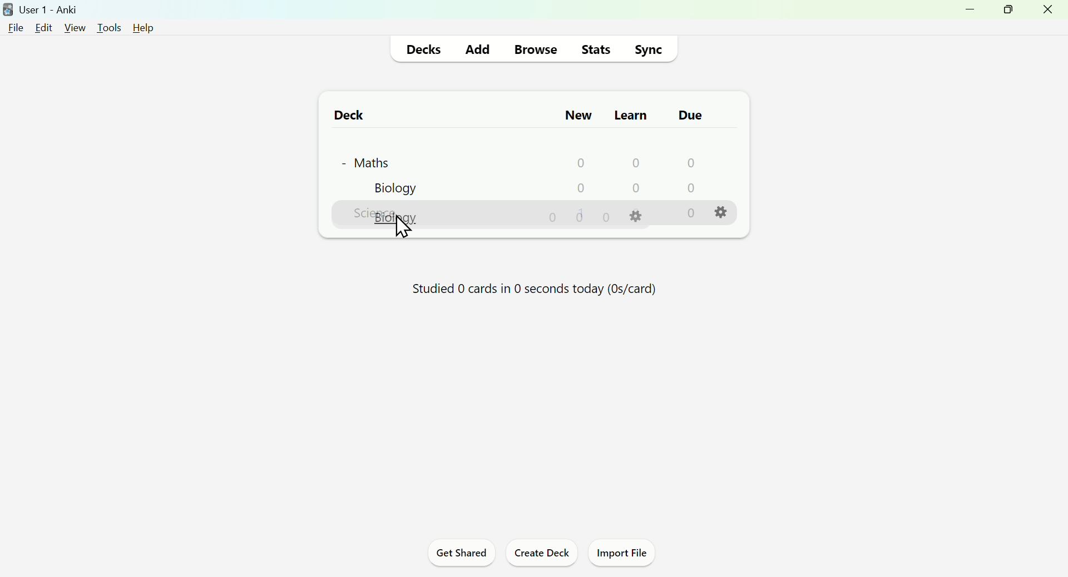 This screenshot has width=1068, height=577. I want to click on Get Shared, so click(457, 555).